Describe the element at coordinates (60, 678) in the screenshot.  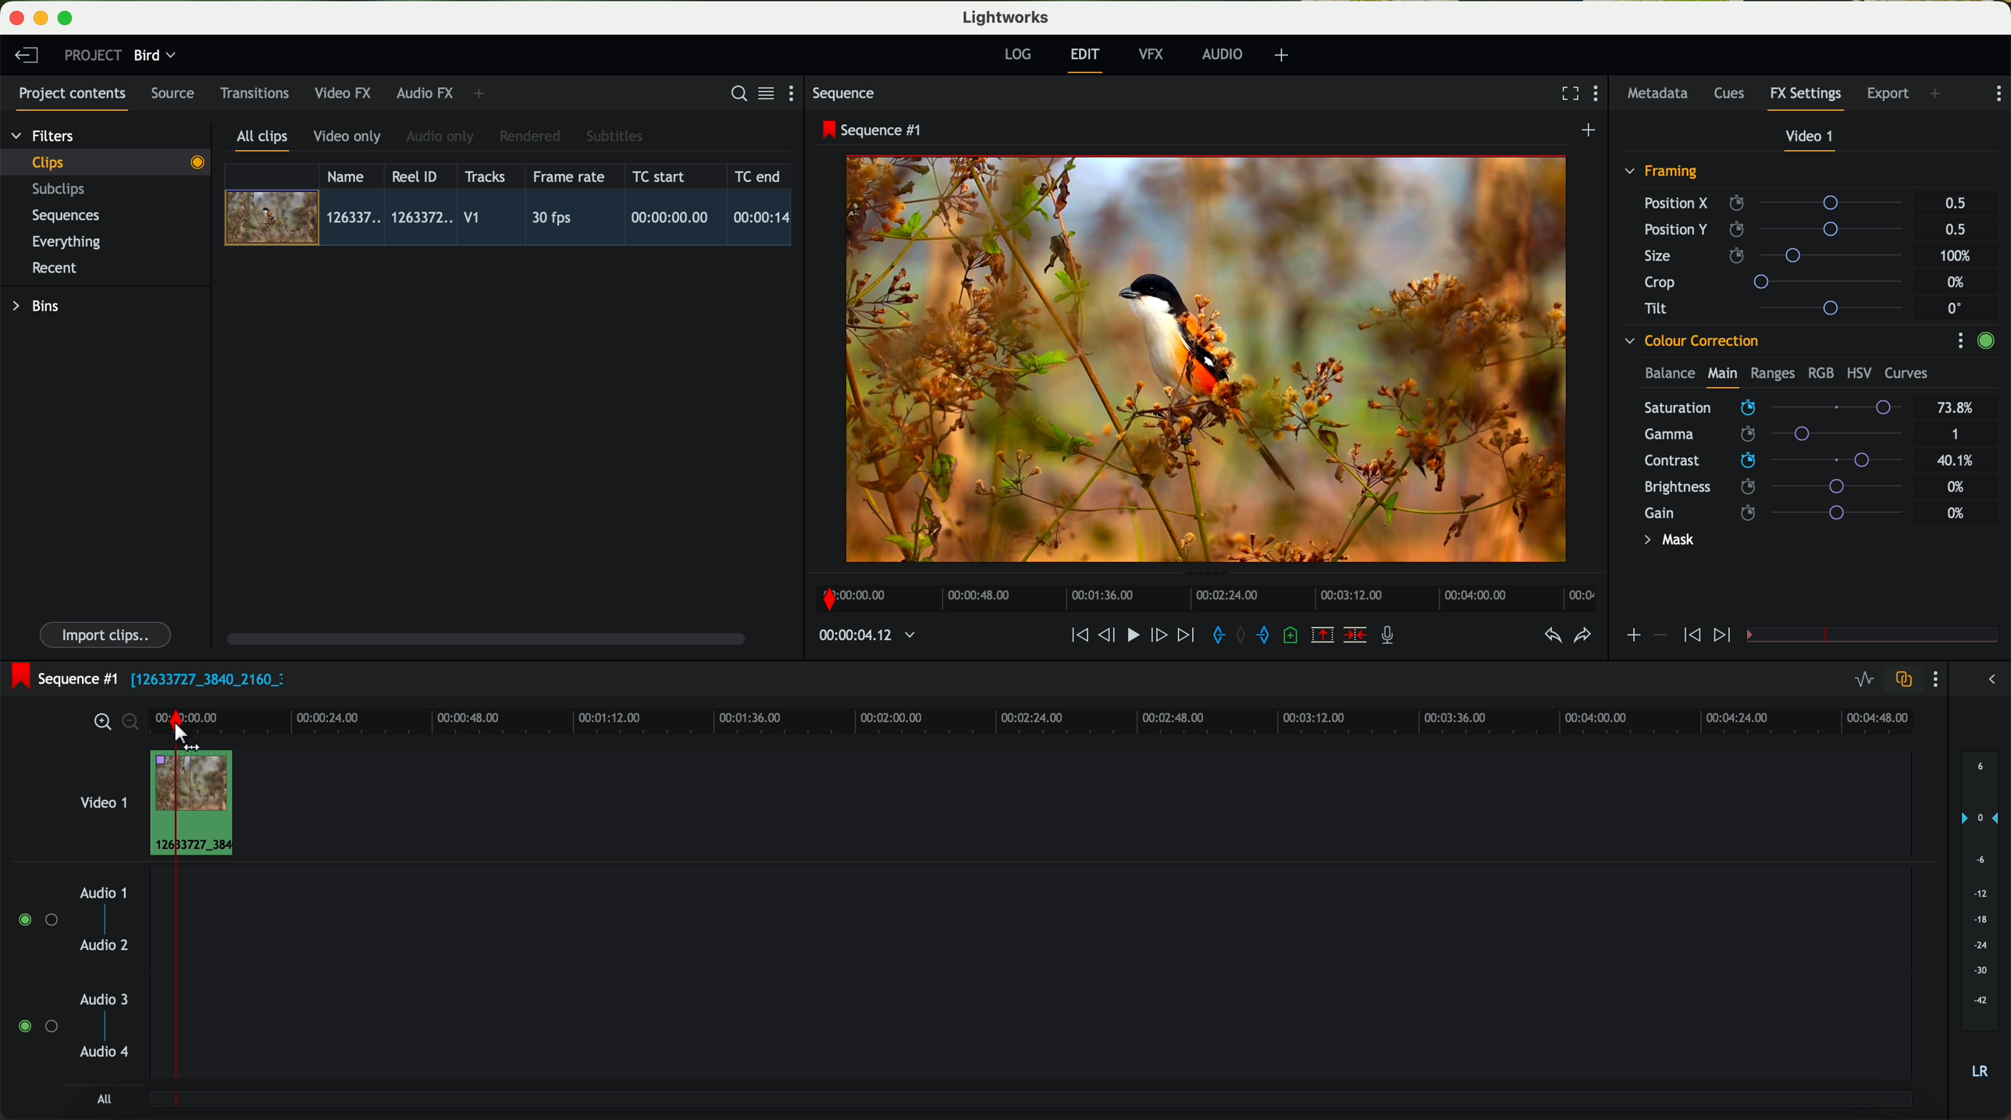
I see `sequence #1` at that location.